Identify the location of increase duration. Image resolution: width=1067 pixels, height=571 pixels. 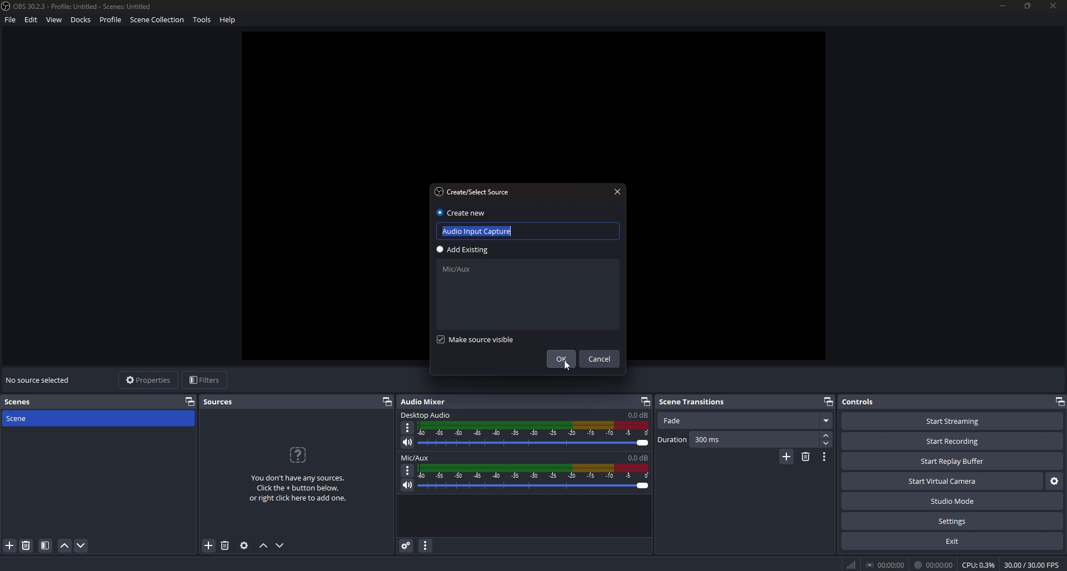
(827, 434).